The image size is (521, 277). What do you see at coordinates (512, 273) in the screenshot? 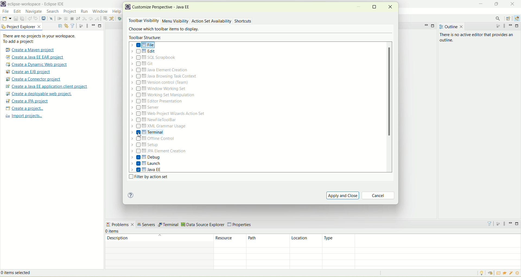
I see `samples` at bounding box center [512, 273].